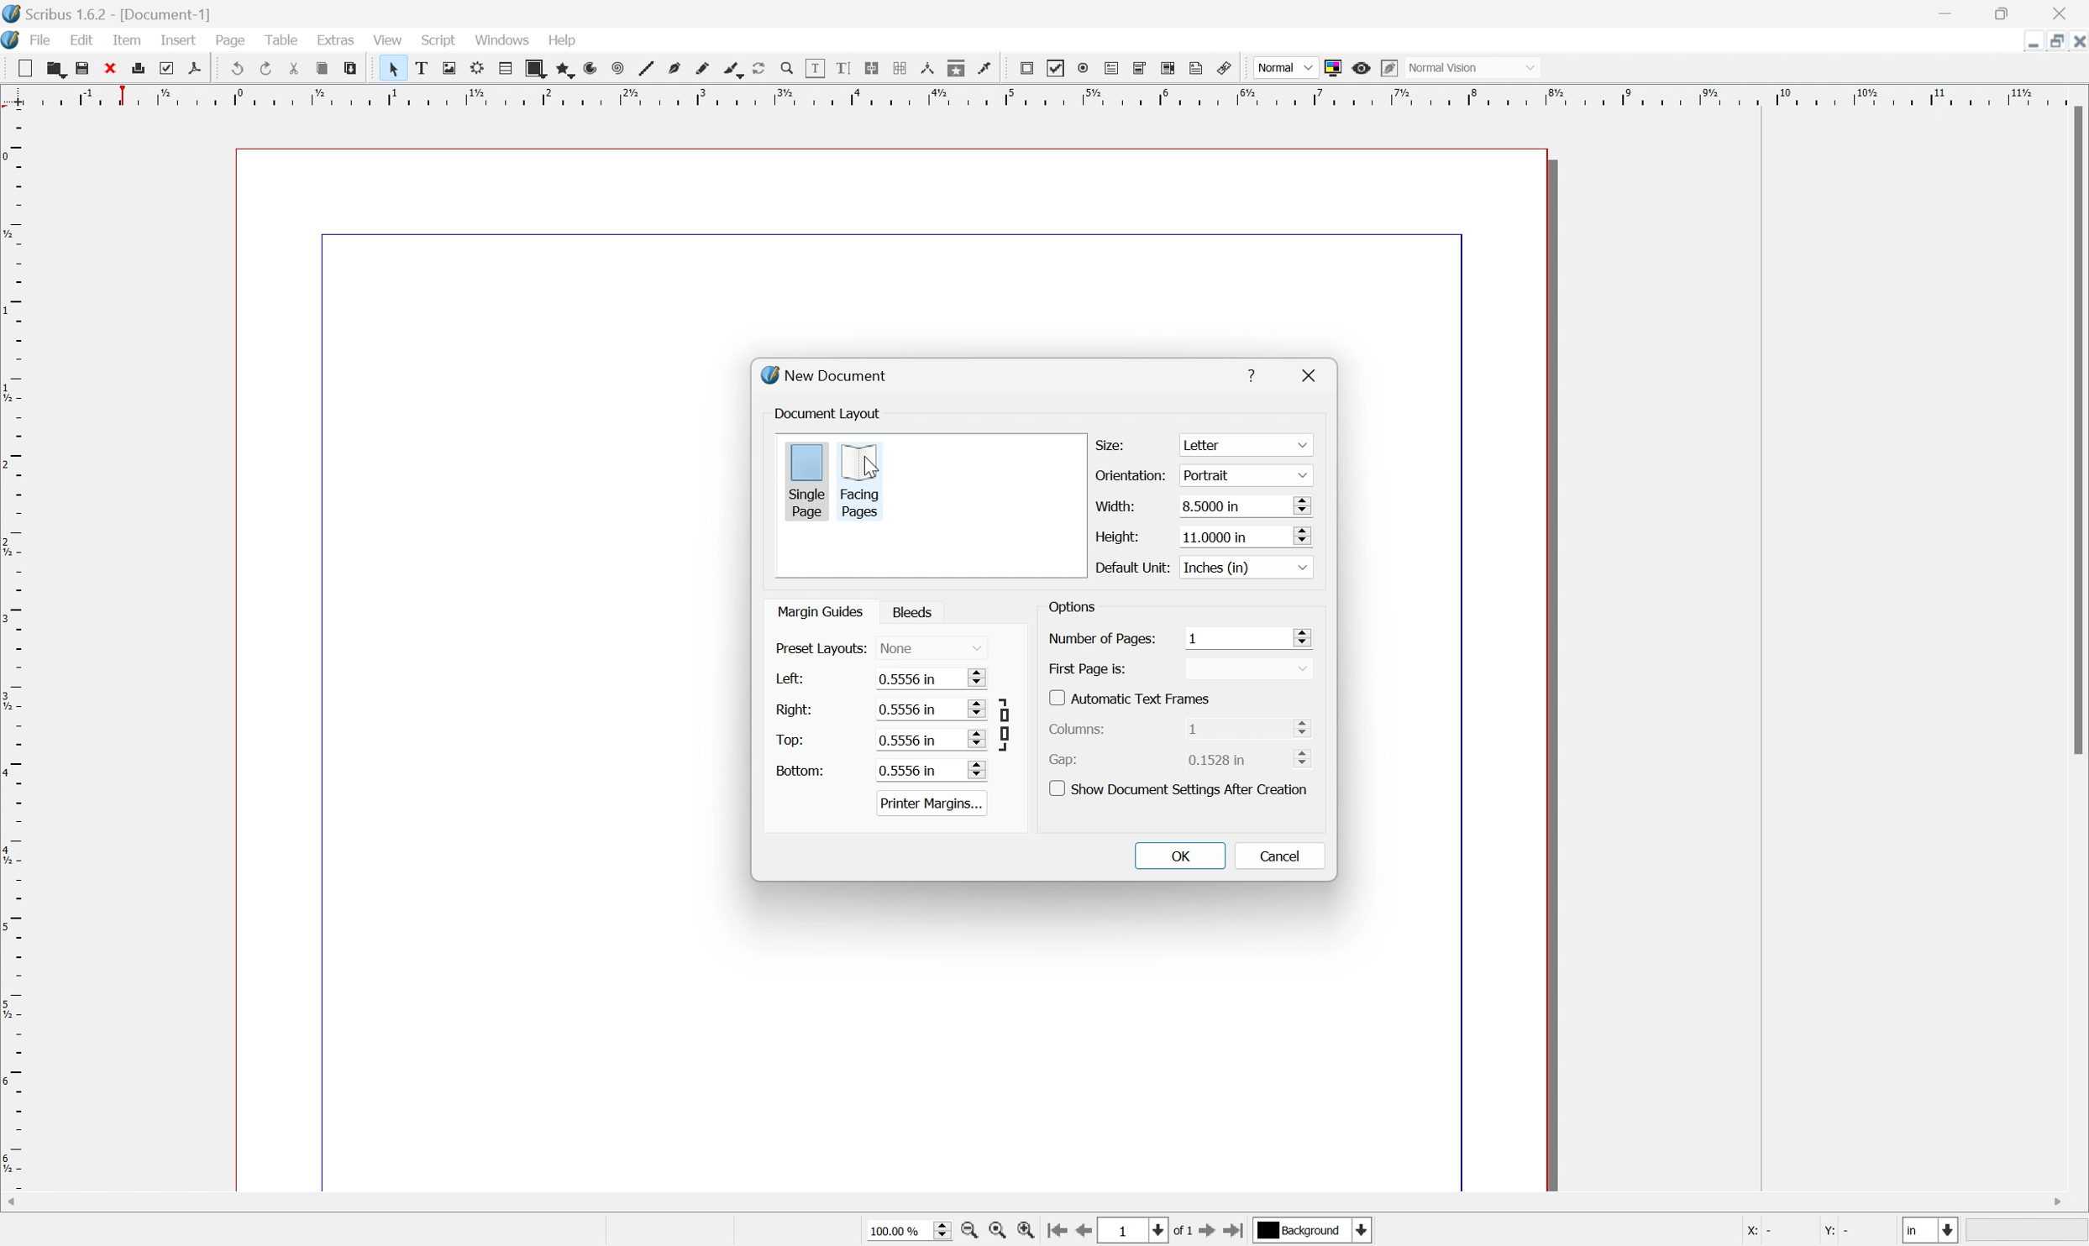 Image resolution: width=2089 pixels, height=1246 pixels. I want to click on Calligraphic view, so click(728, 69).